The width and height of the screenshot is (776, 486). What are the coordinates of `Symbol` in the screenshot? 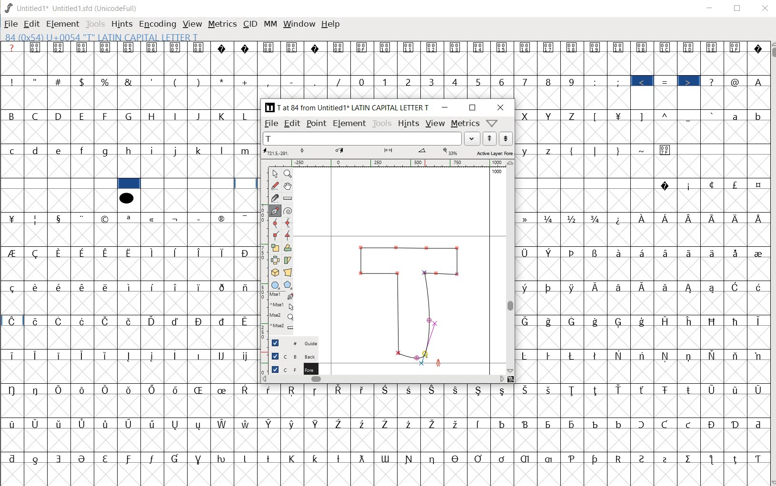 It's located at (387, 389).